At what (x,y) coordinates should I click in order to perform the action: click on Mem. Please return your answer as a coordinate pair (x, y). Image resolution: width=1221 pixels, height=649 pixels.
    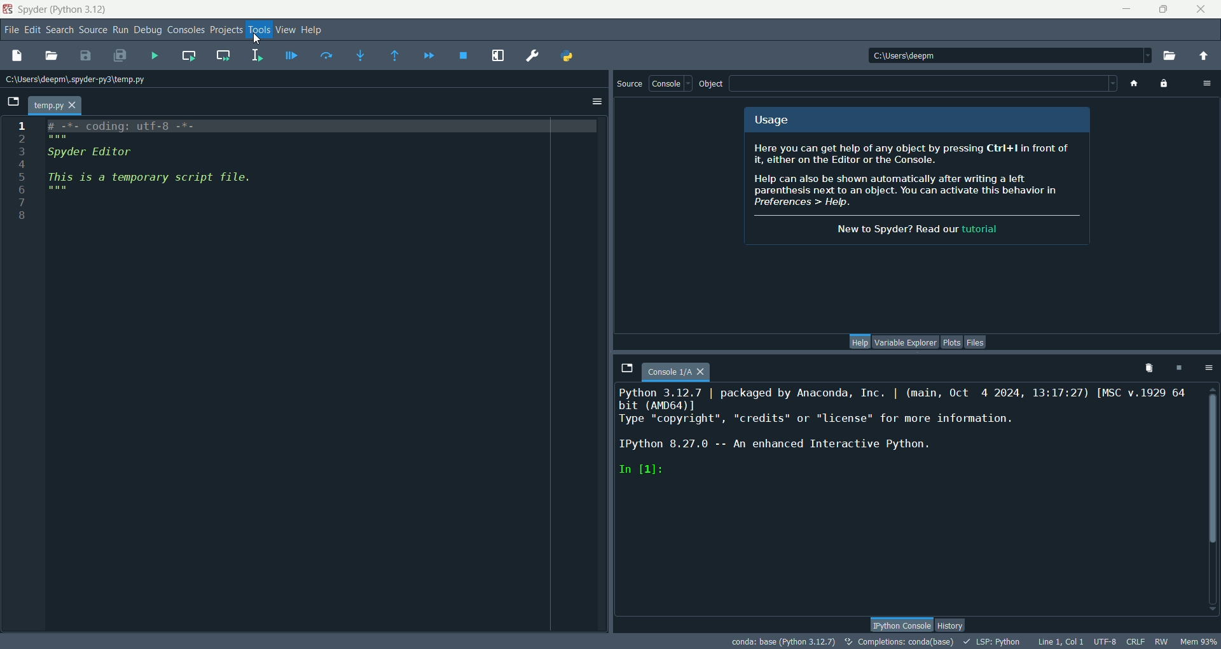
    Looking at the image, I should click on (1197, 640).